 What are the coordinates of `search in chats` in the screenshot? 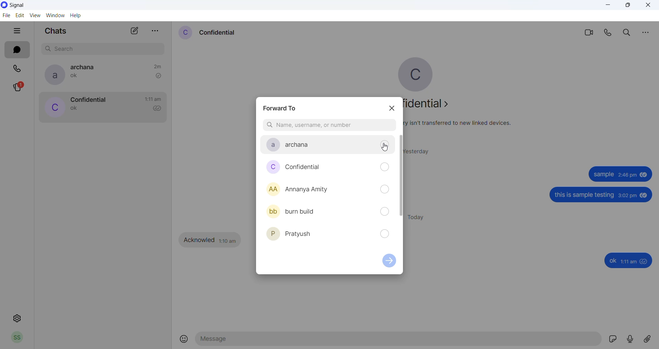 It's located at (628, 33).